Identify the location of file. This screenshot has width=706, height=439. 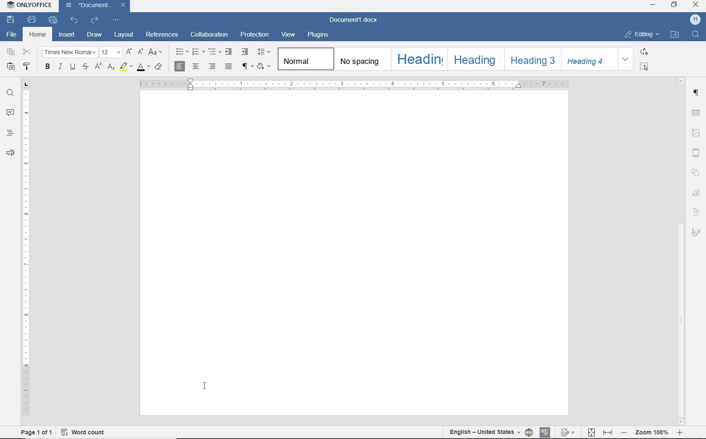
(12, 35).